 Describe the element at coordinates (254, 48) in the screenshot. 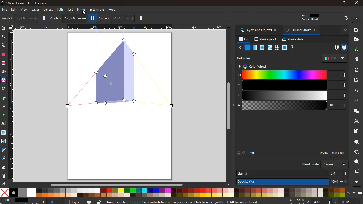

I see `opacity` at that location.